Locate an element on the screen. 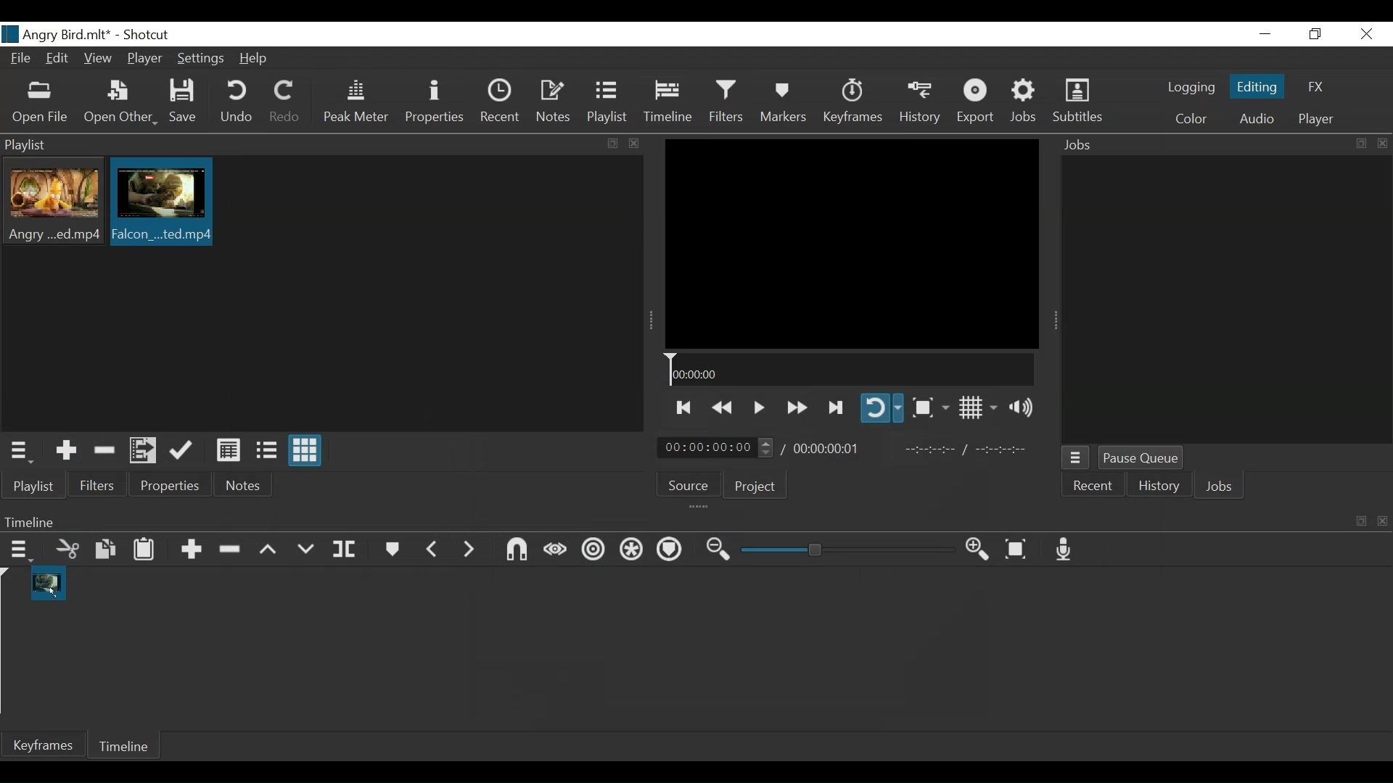 The height and width of the screenshot is (783, 1393). Playlist is located at coordinates (607, 101).